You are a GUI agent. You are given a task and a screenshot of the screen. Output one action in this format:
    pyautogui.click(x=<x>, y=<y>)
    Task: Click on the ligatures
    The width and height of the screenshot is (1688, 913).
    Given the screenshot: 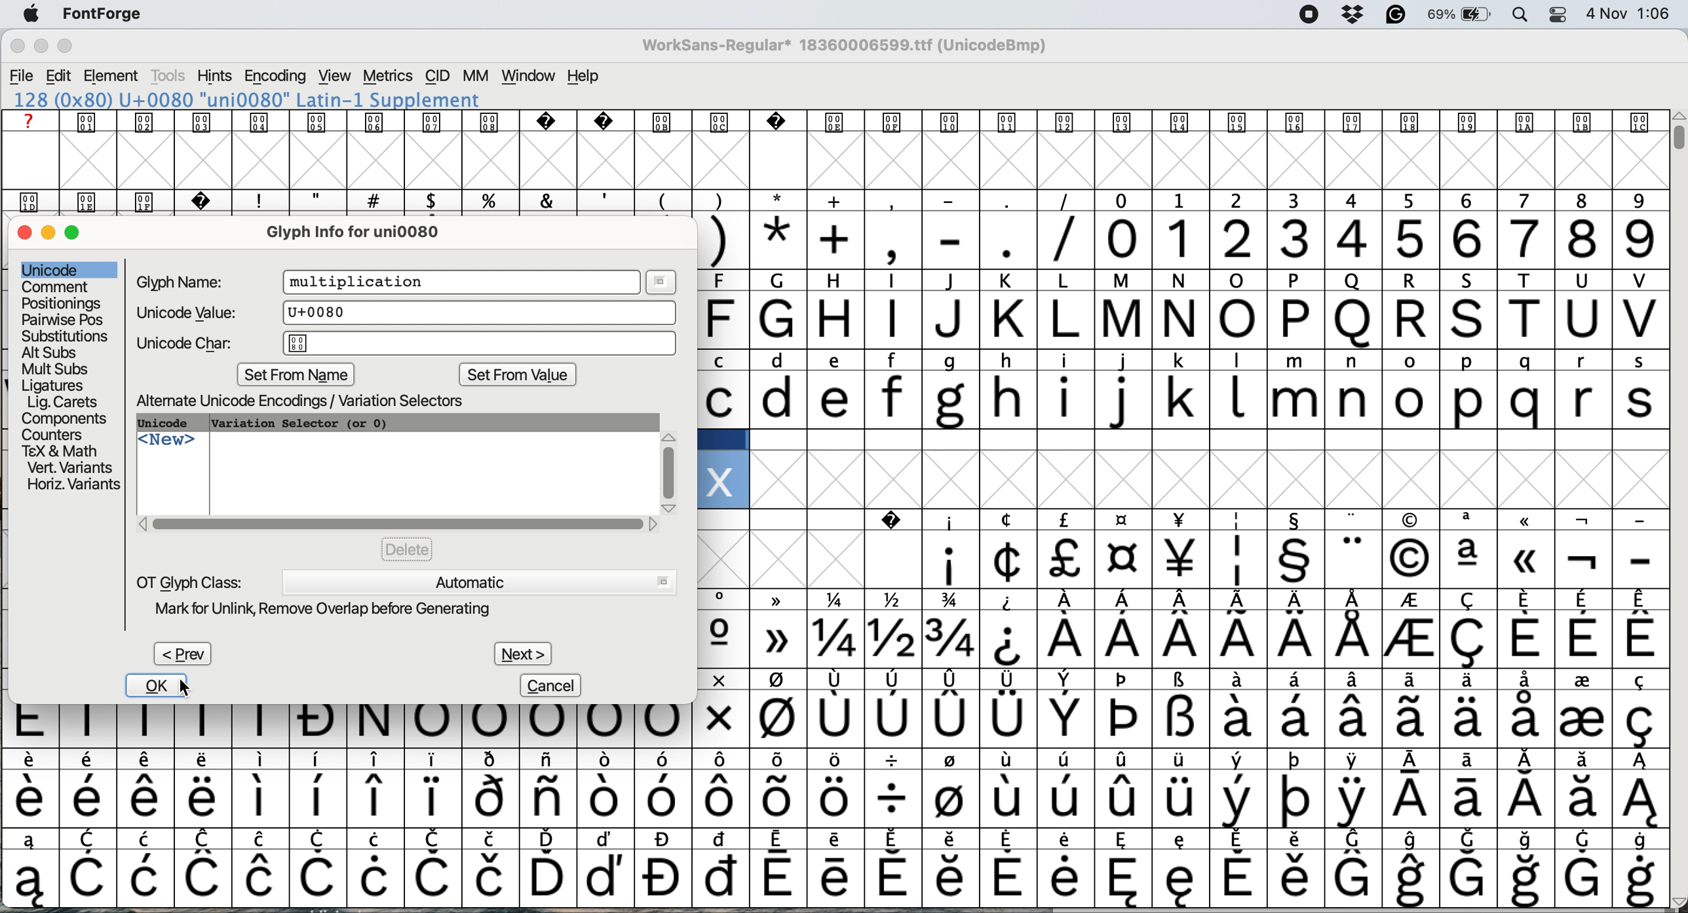 What is the action you would take?
    pyautogui.click(x=56, y=384)
    